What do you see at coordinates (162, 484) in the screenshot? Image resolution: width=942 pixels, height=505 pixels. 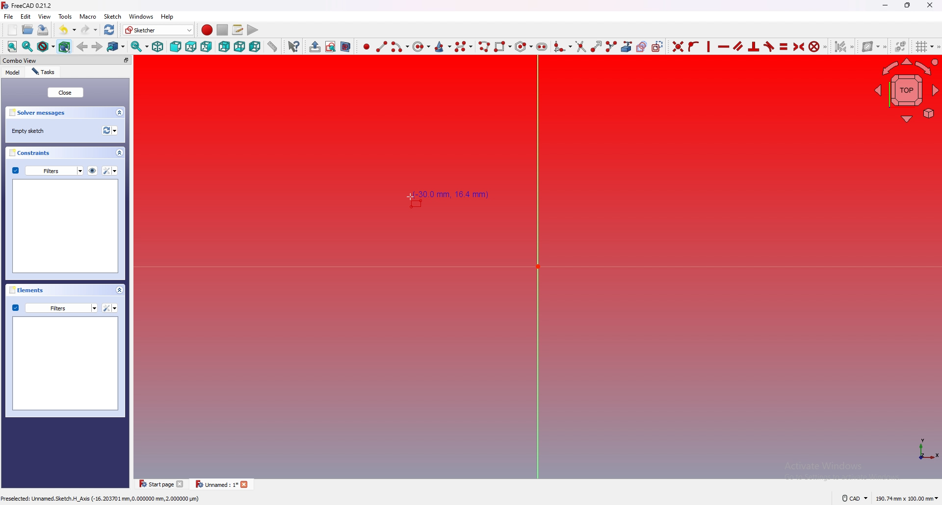 I see `tab` at bounding box center [162, 484].